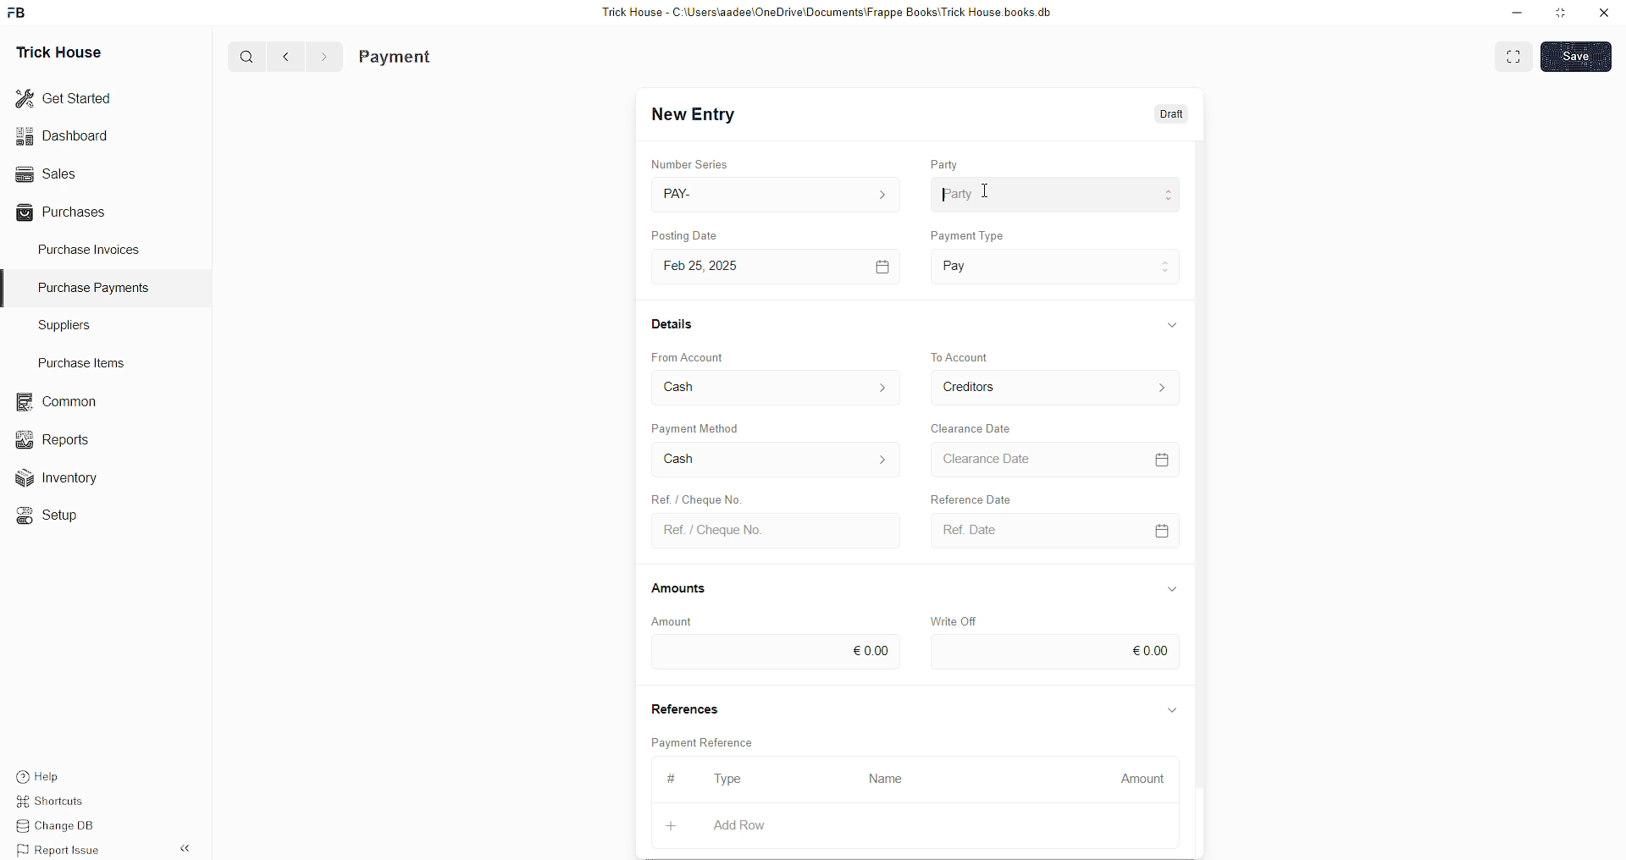 This screenshot has height=860, width=1626. What do you see at coordinates (90, 288) in the screenshot?
I see `Purchase PaymenTS` at bounding box center [90, 288].